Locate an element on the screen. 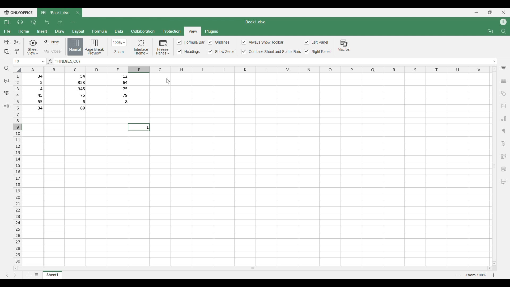 Image resolution: width=510 pixels, height=287 pixels. Expand/Collapse is located at coordinates (494, 61).